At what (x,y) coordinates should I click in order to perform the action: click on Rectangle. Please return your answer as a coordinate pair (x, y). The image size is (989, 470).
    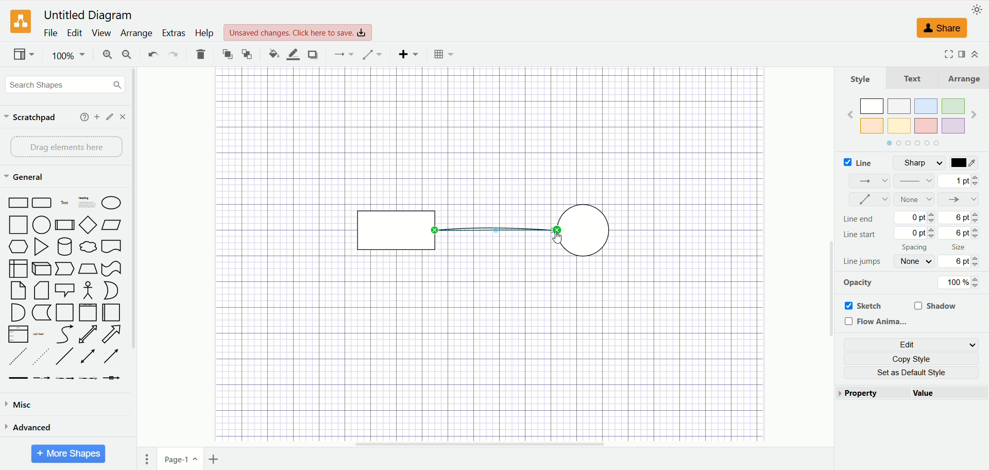
    Looking at the image, I should click on (19, 203).